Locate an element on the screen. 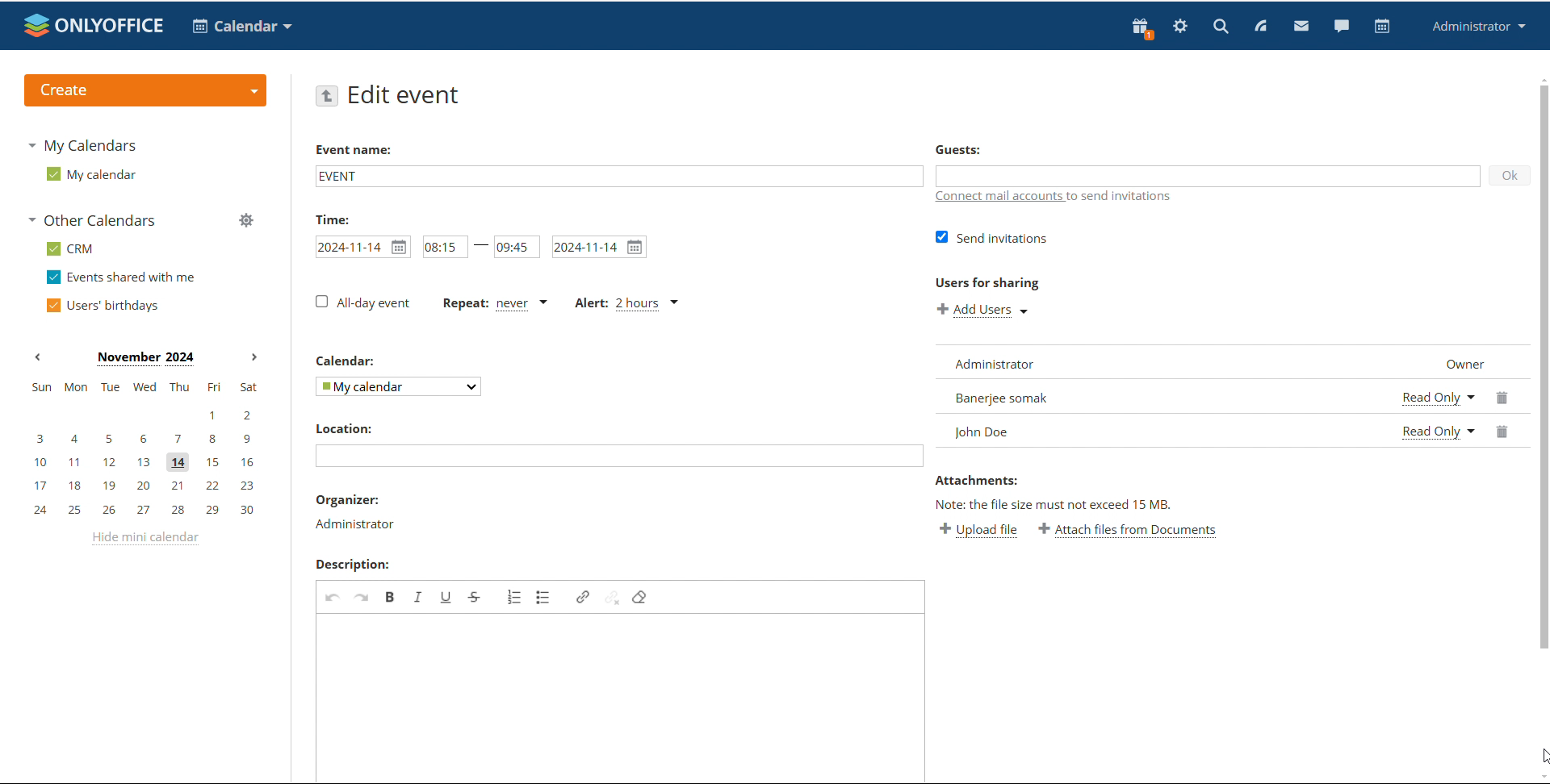 The width and height of the screenshot is (1550, 784). all day event checkbox is located at coordinates (361, 302).